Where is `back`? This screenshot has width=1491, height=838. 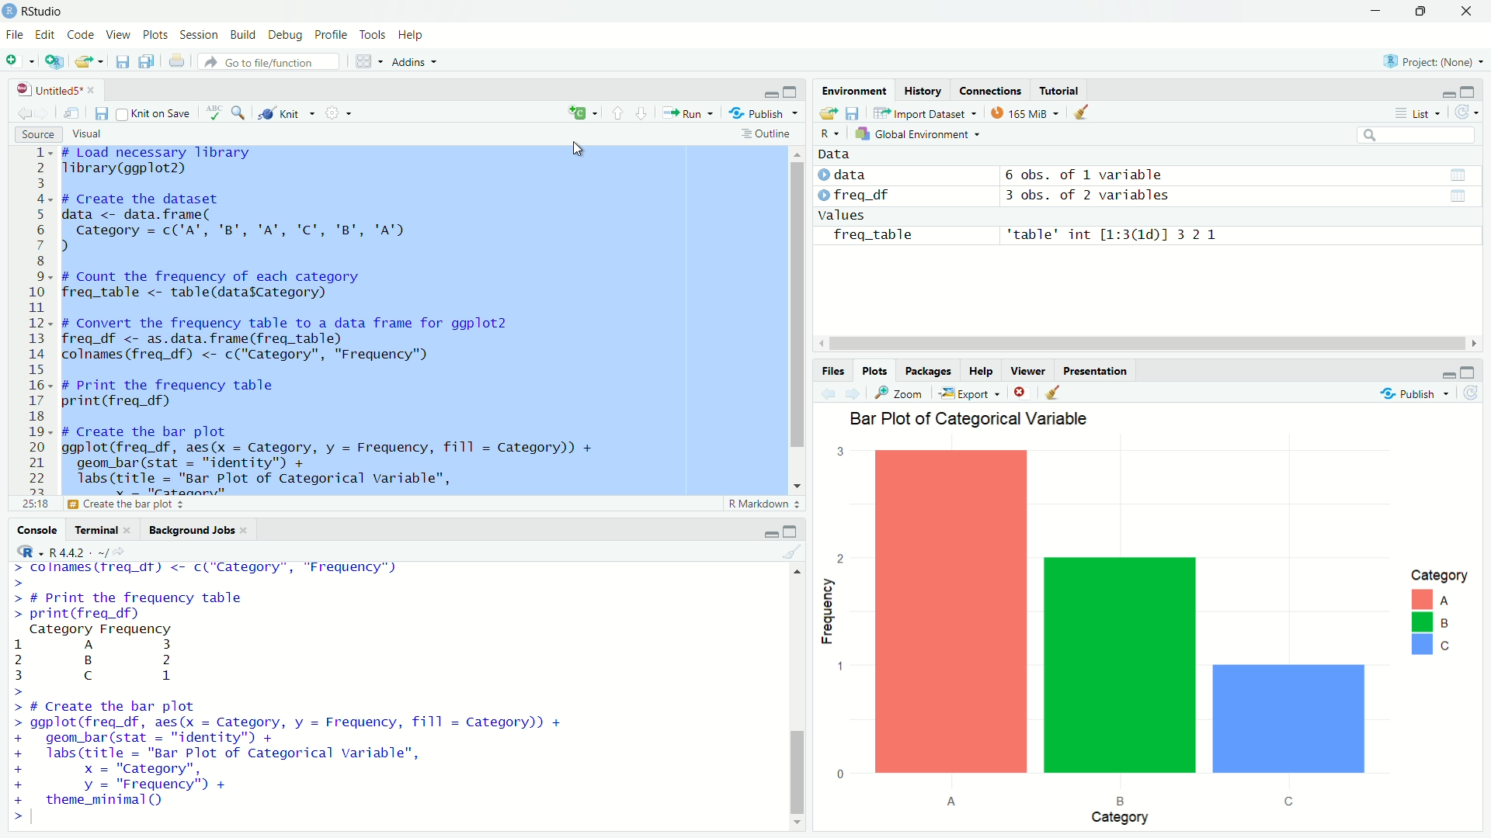
back is located at coordinates (832, 394).